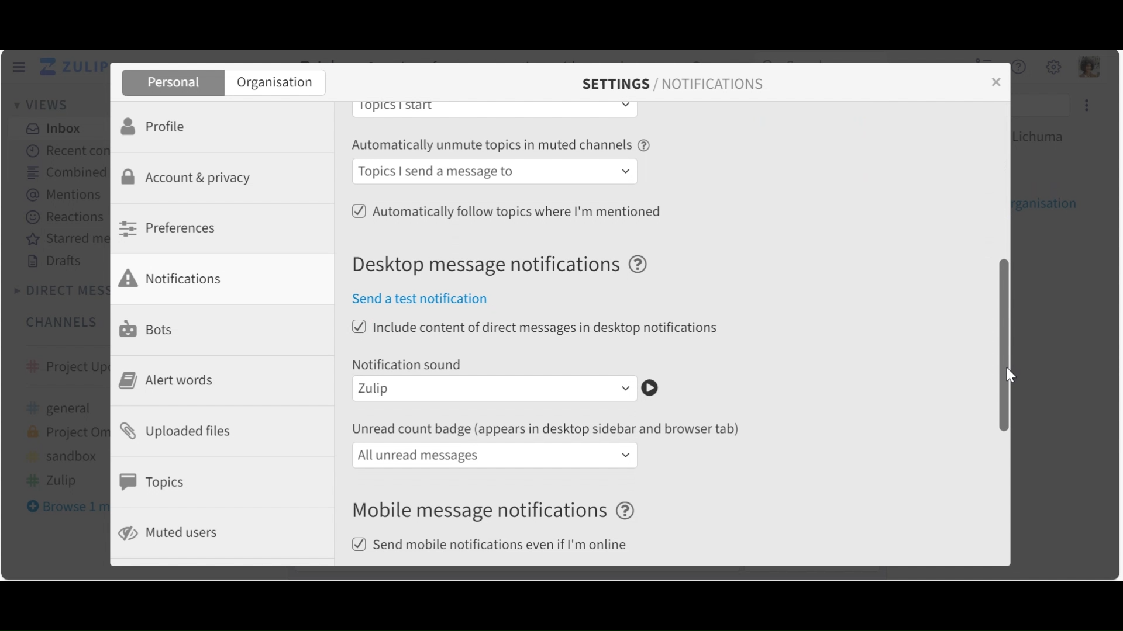  Describe the element at coordinates (157, 125) in the screenshot. I see `Profile` at that location.